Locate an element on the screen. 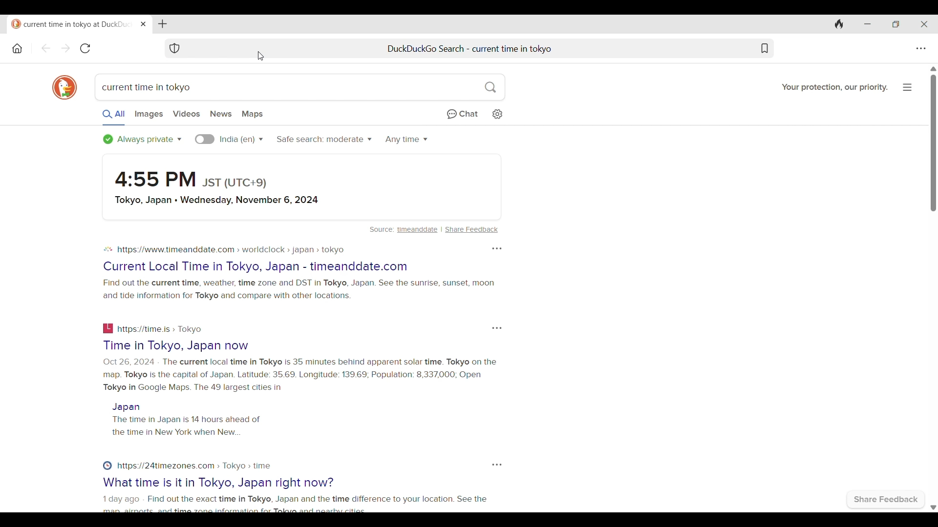 The width and height of the screenshot is (938, 527). More settings is located at coordinates (497, 328).